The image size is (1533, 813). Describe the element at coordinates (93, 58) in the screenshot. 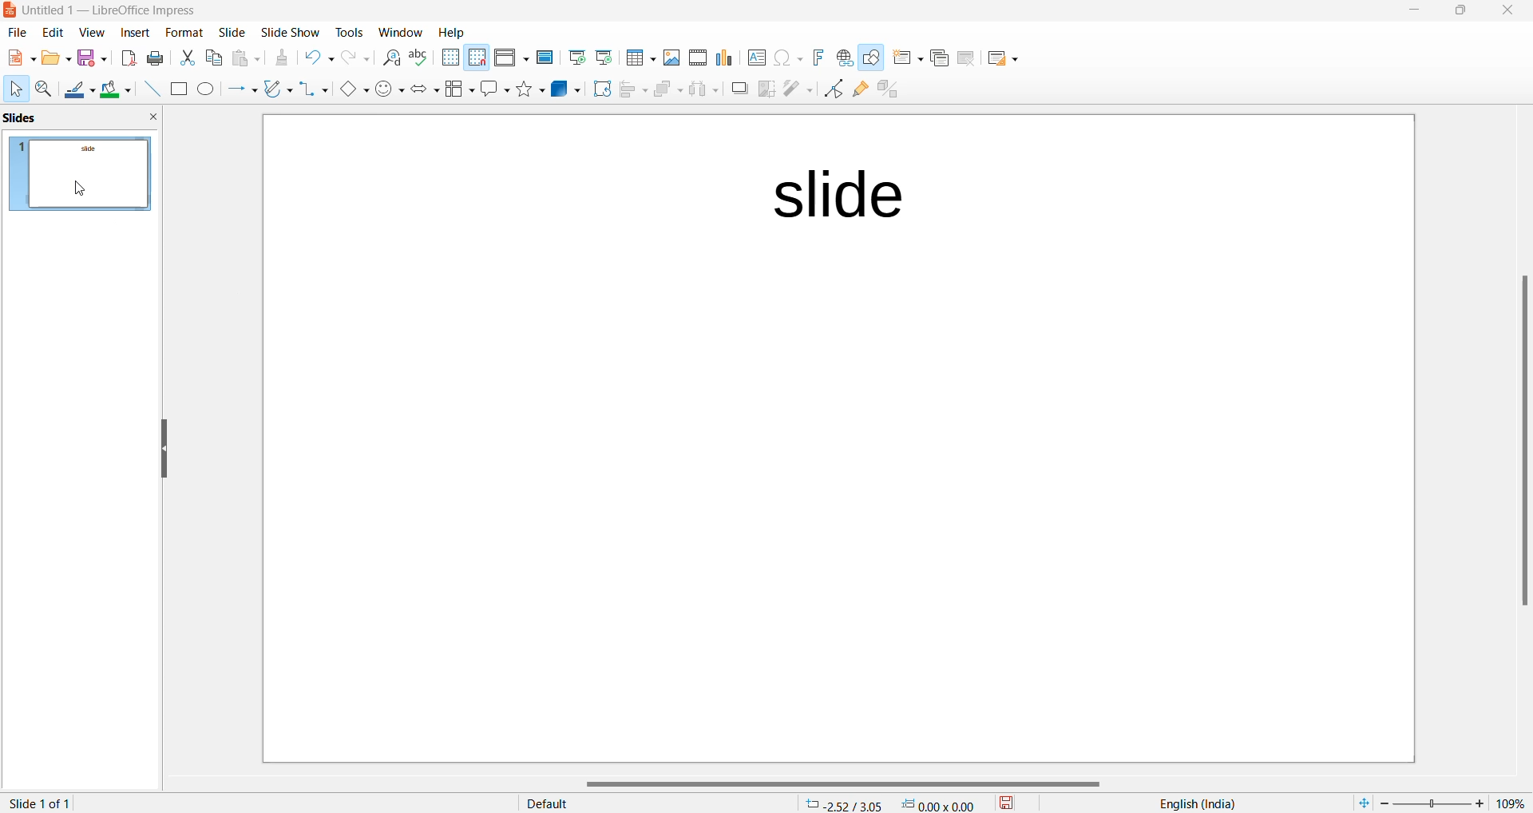

I see `save option` at that location.